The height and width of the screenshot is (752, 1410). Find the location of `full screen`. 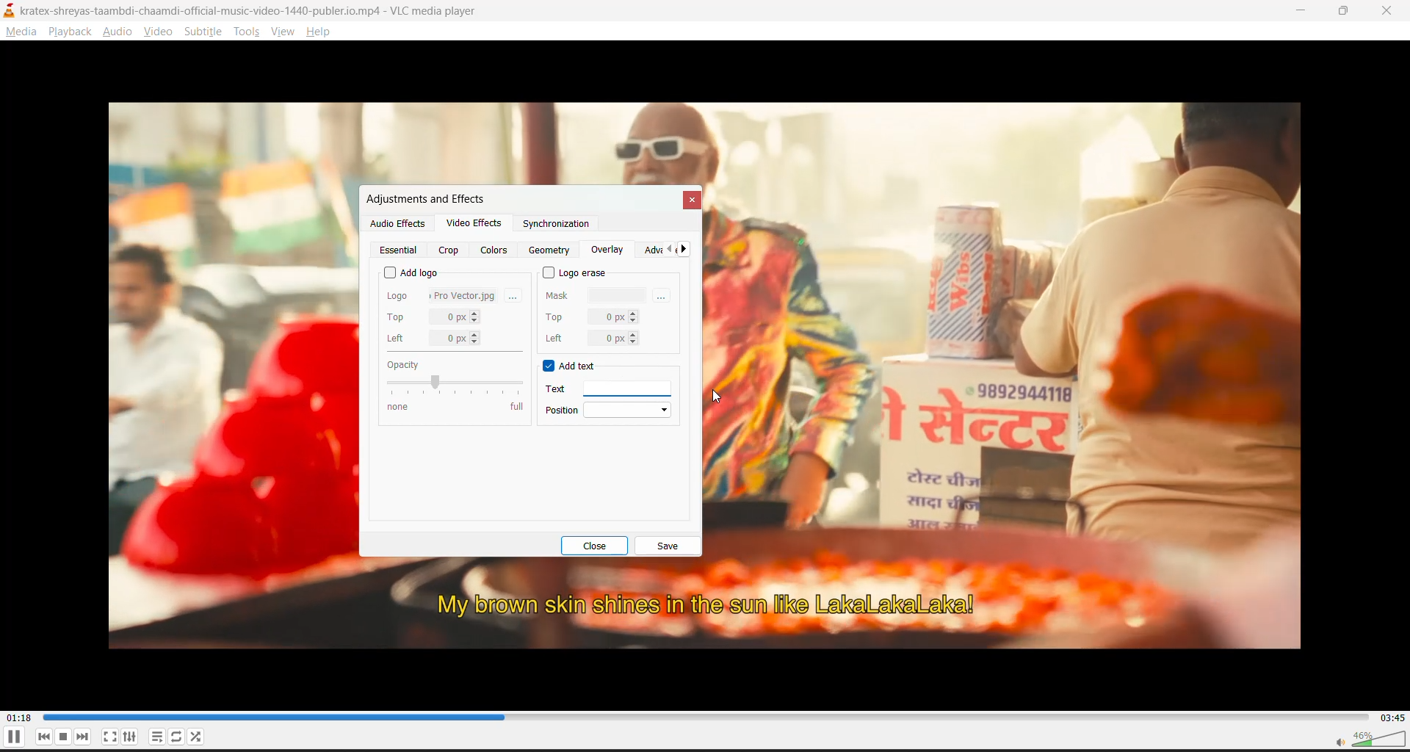

full screen is located at coordinates (110, 736).